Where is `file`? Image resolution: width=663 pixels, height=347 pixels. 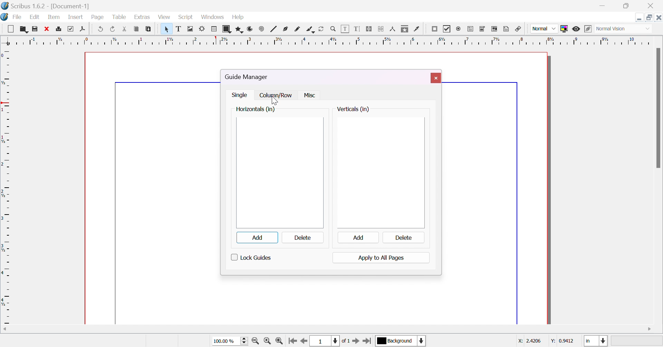 file is located at coordinates (18, 17).